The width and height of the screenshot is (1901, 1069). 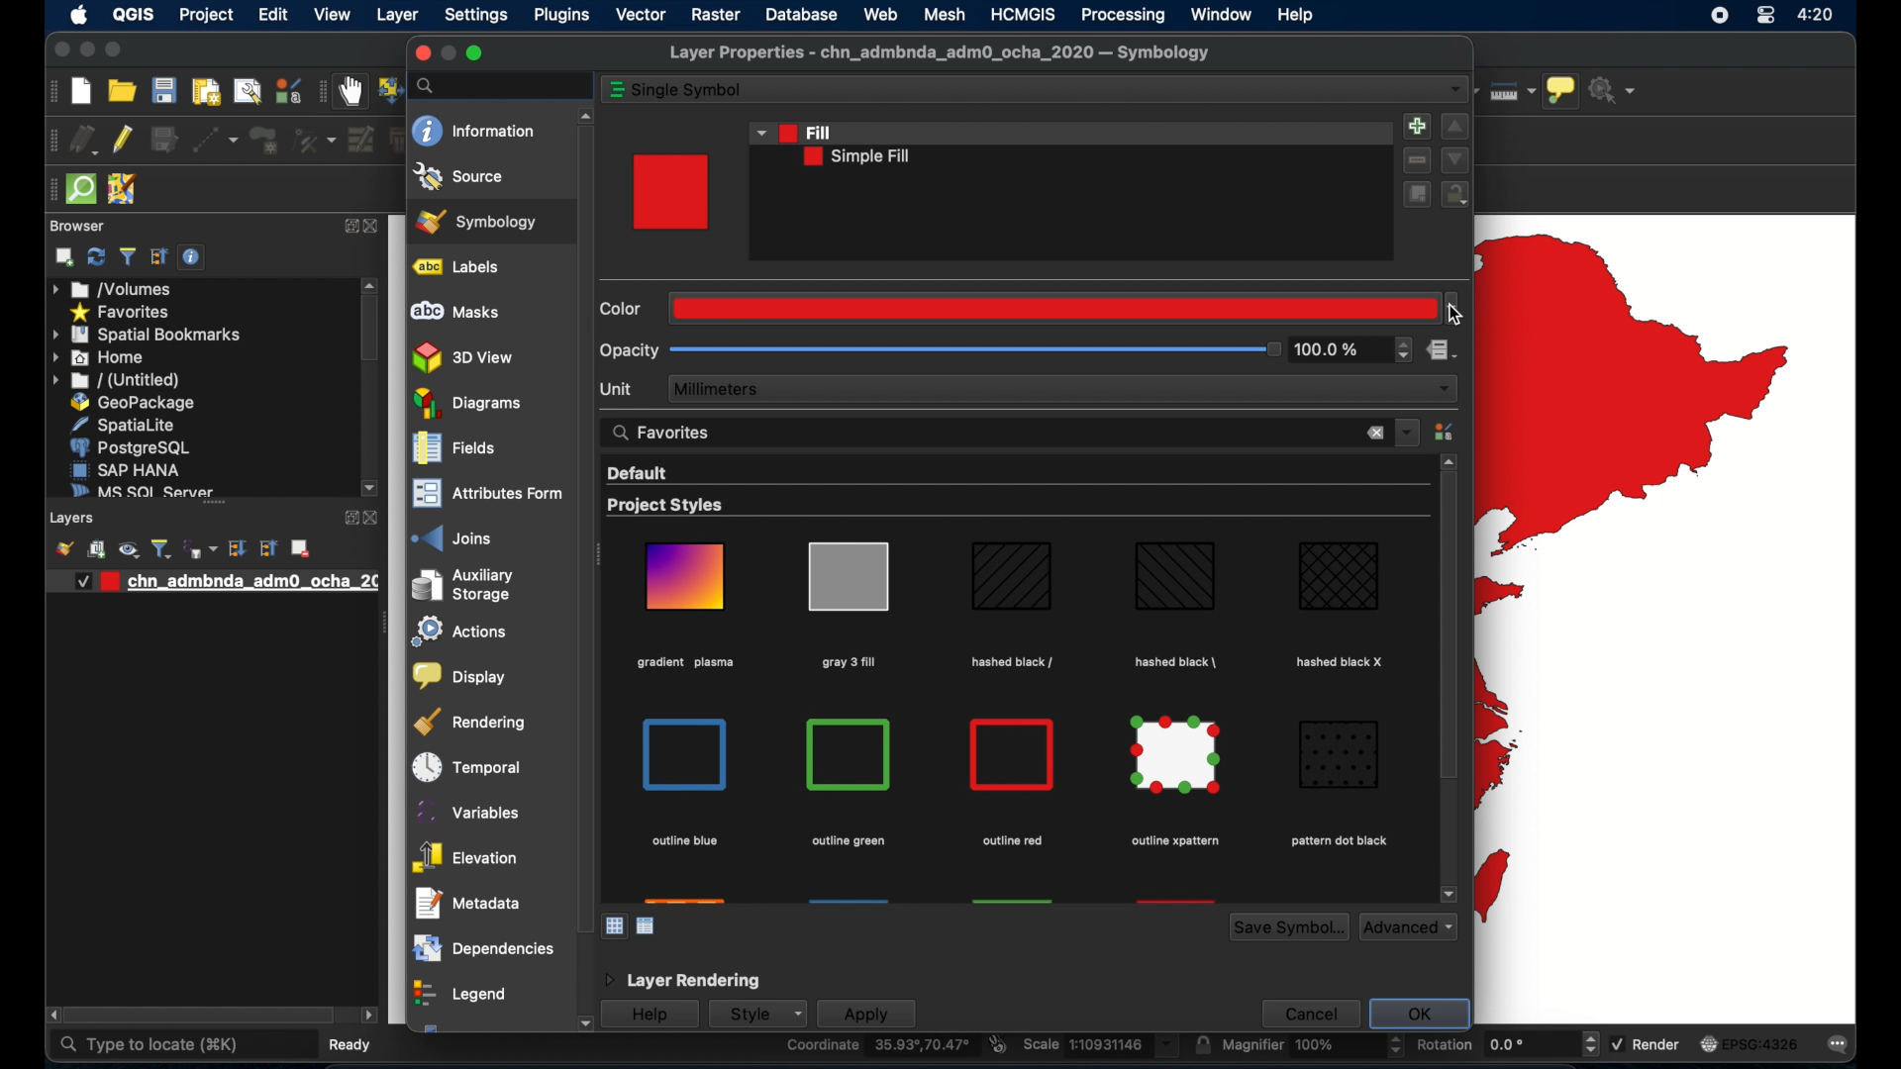 I want to click on raster, so click(x=716, y=17).